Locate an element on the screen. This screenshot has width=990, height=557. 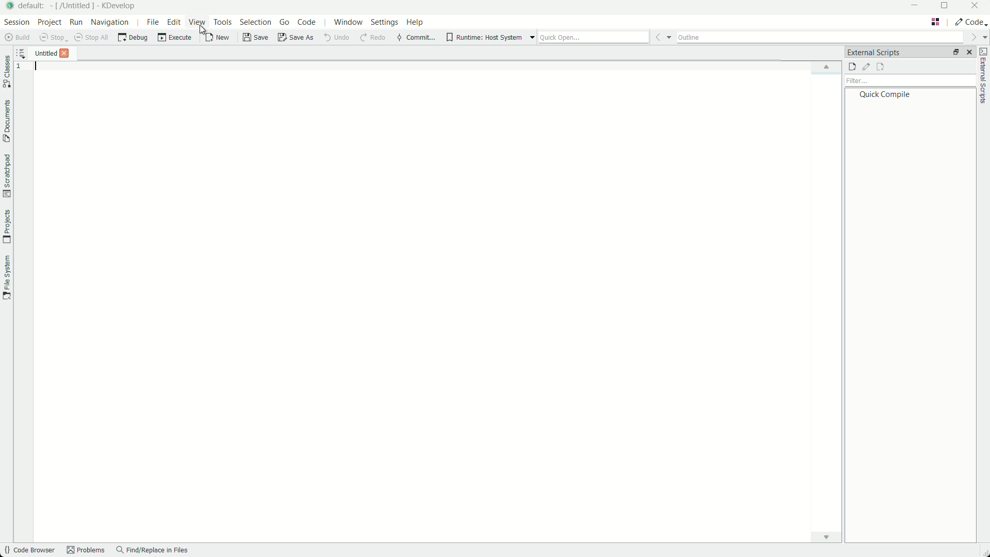
app icon is located at coordinates (10, 6).